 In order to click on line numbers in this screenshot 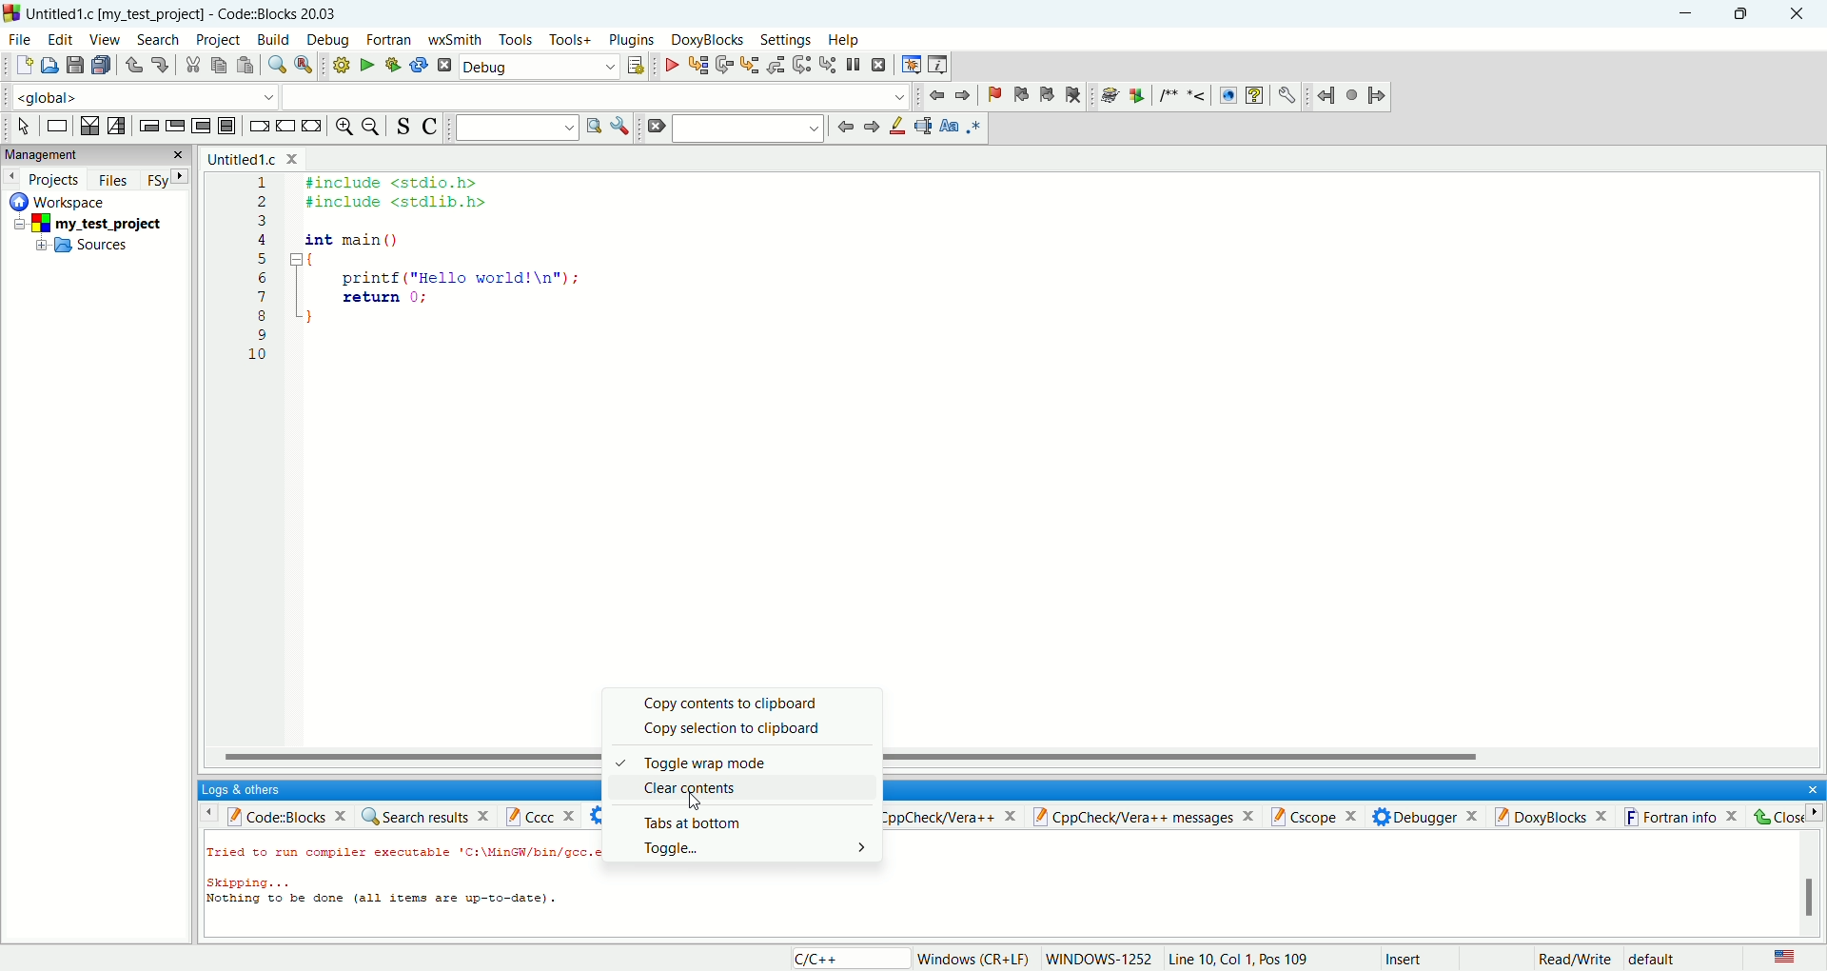, I will do `click(261, 280)`.